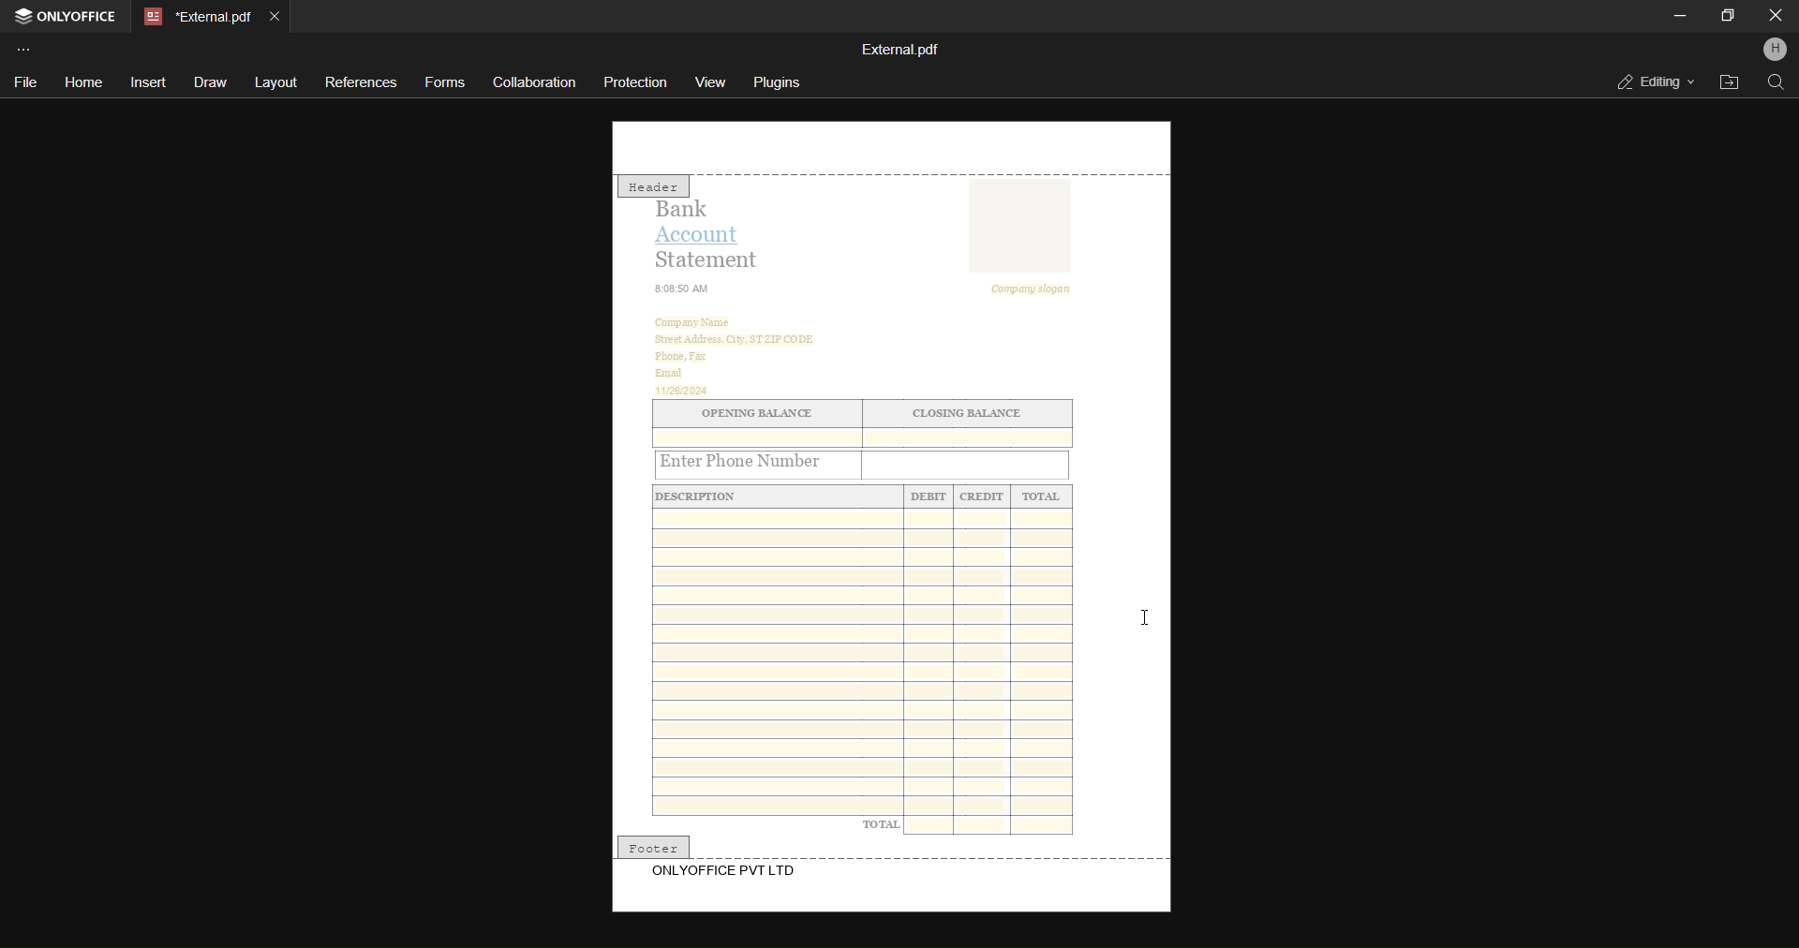 The width and height of the screenshot is (1799, 948). What do you see at coordinates (755, 414) in the screenshot?
I see `‘OPENING BALANCE` at bounding box center [755, 414].